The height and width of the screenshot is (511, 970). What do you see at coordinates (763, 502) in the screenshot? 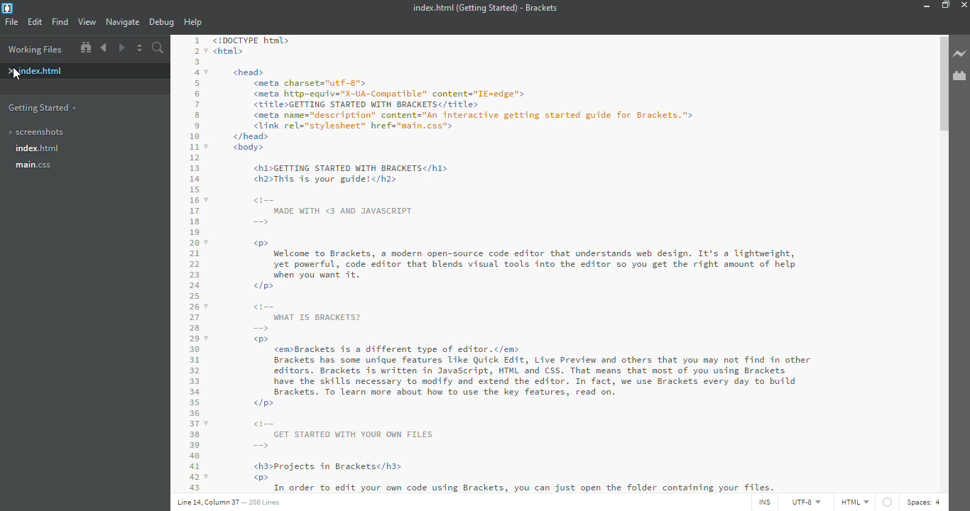
I see `ins` at bounding box center [763, 502].